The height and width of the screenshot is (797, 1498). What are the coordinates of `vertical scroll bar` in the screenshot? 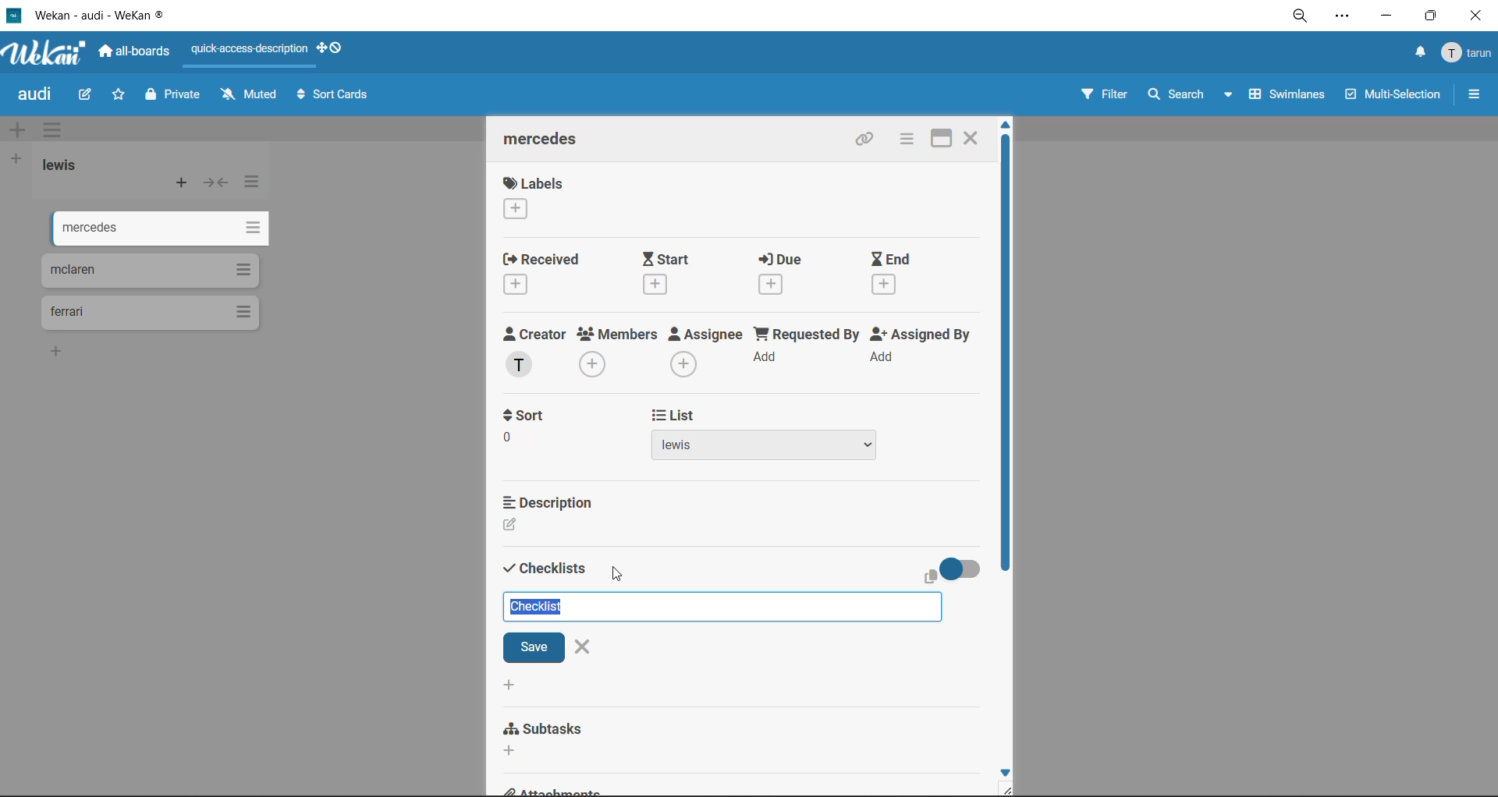 It's located at (1005, 356).